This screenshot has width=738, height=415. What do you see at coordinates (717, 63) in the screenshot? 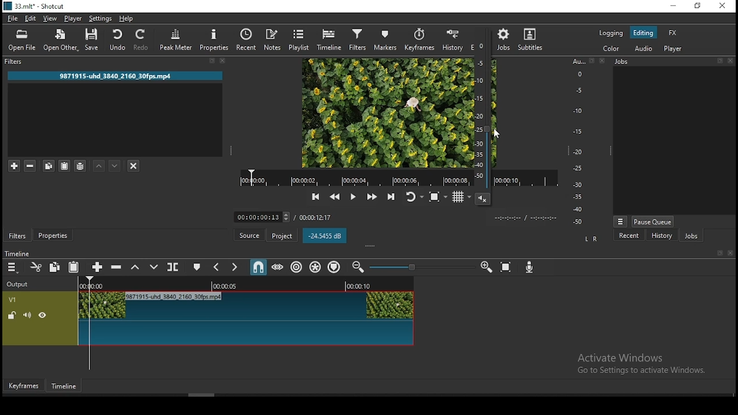
I see `bookmark` at bounding box center [717, 63].